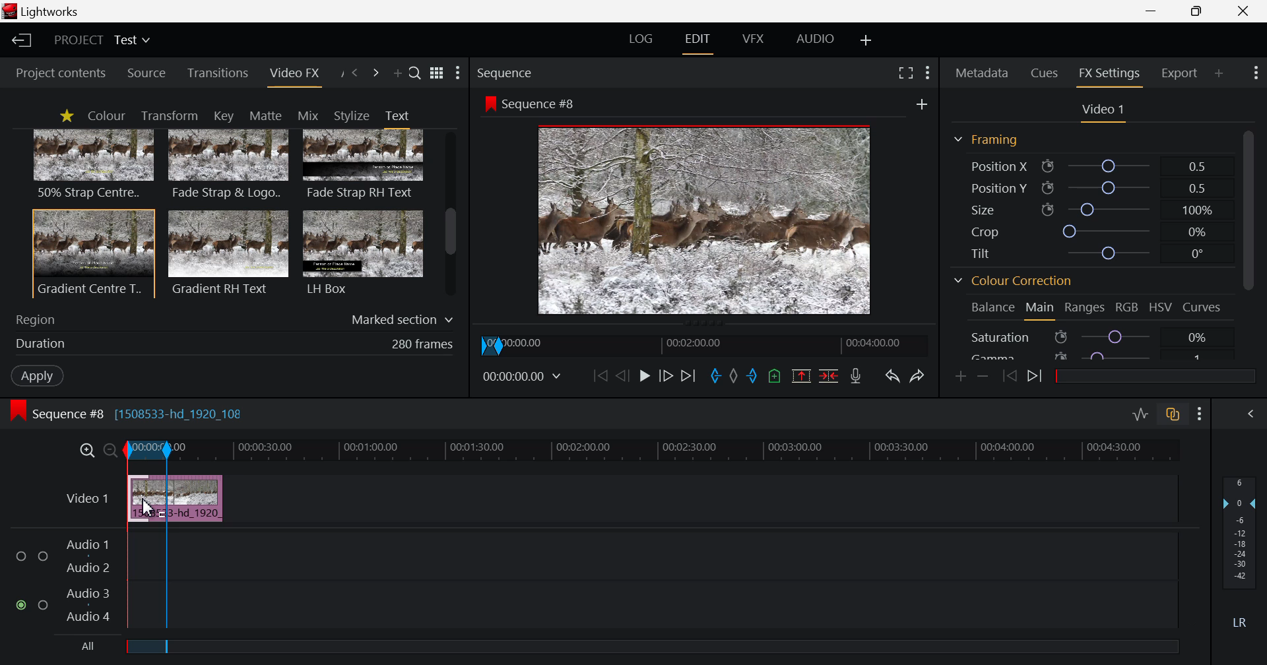  What do you see at coordinates (397, 76) in the screenshot?
I see `Add Panel` at bounding box center [397, 76].